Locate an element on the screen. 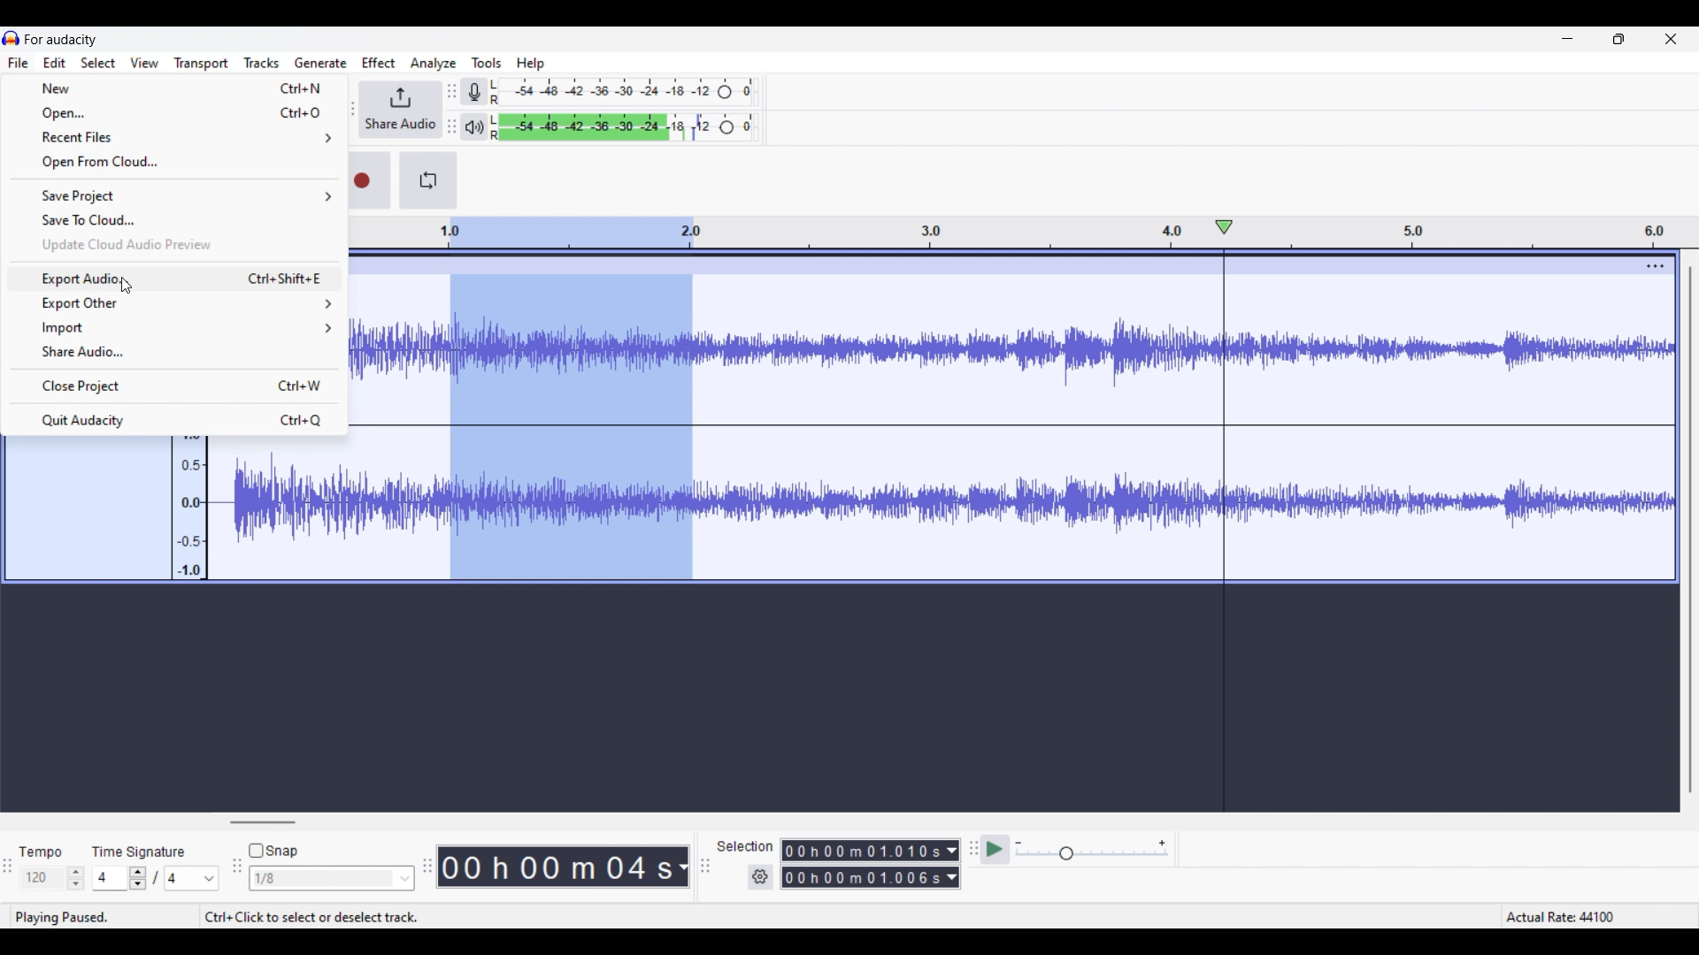 The width and height of the screenshot is (1699, 955). Transport menu is located at coordinates (202, 64).